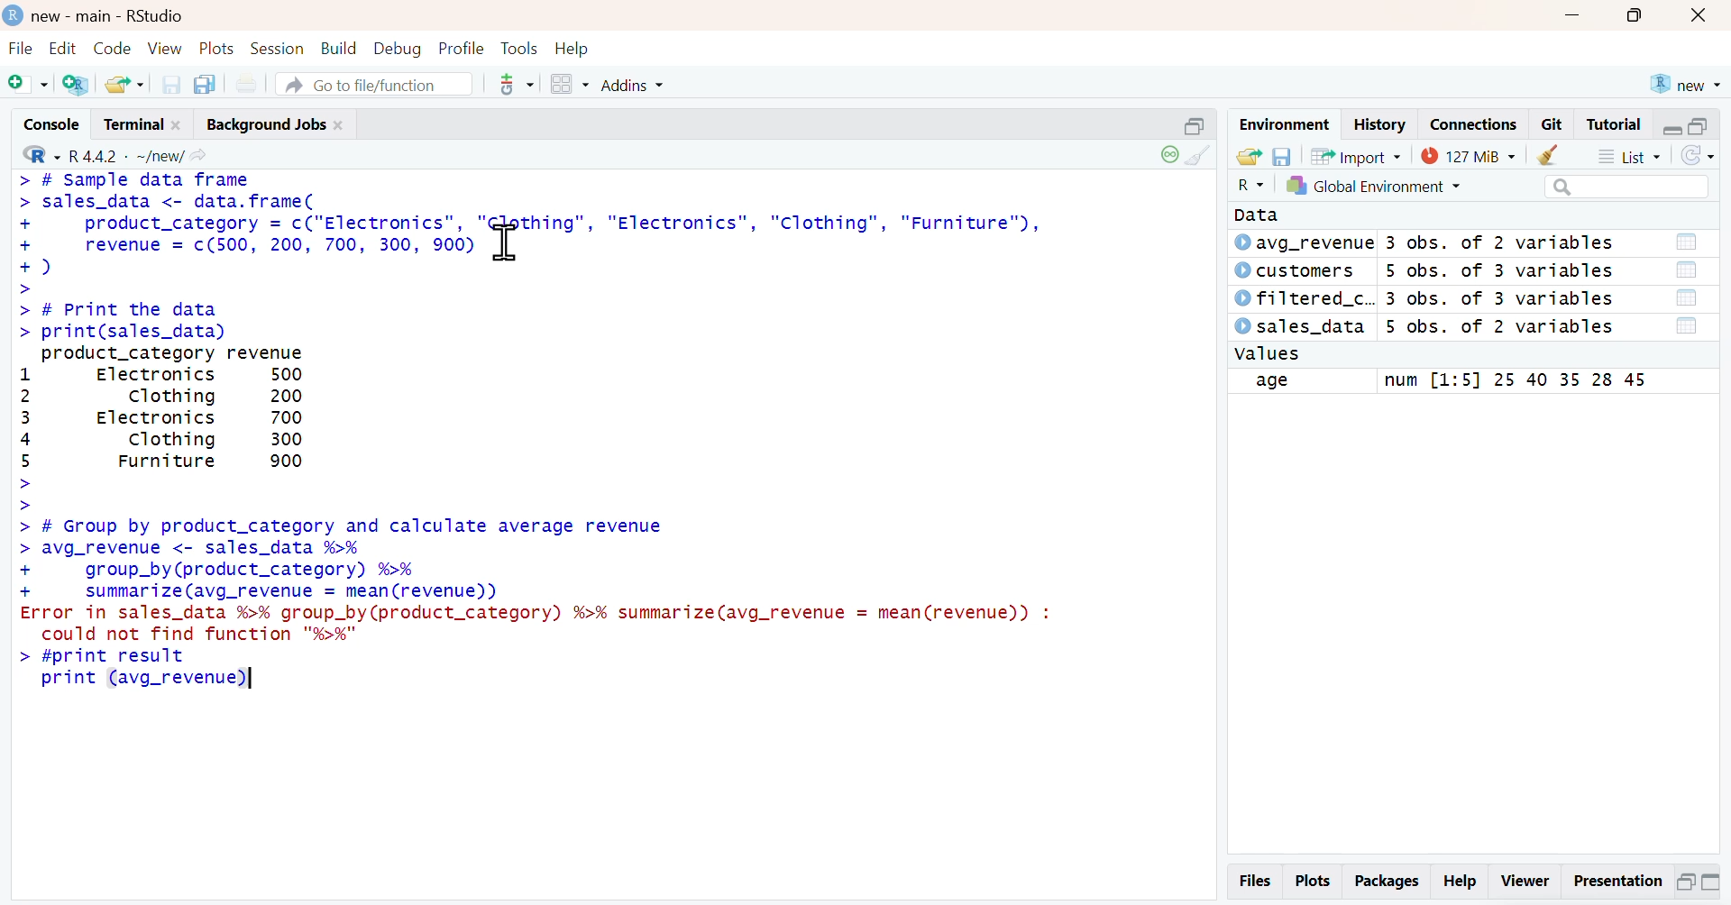 This screenshot has width=1731, height=905. I want to click on Plots, so click(1313, 882).